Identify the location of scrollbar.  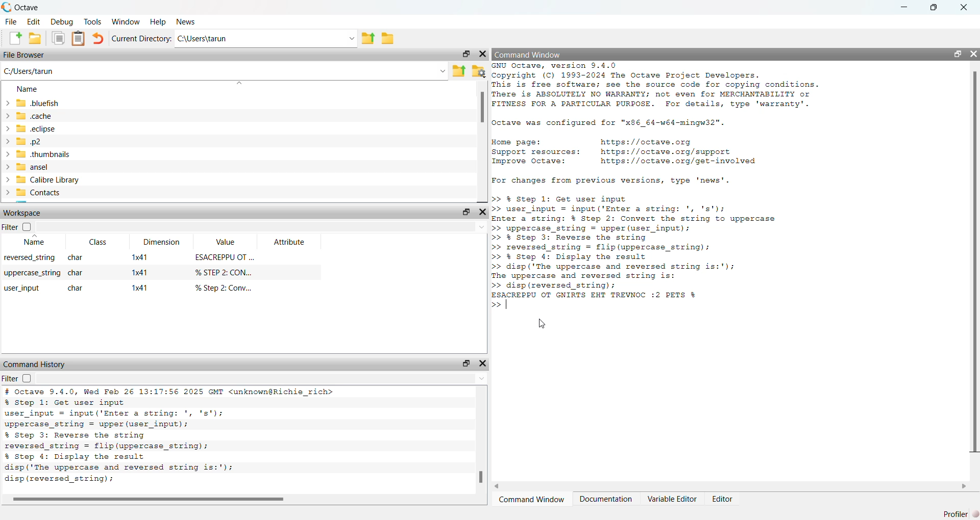
(974, 265).